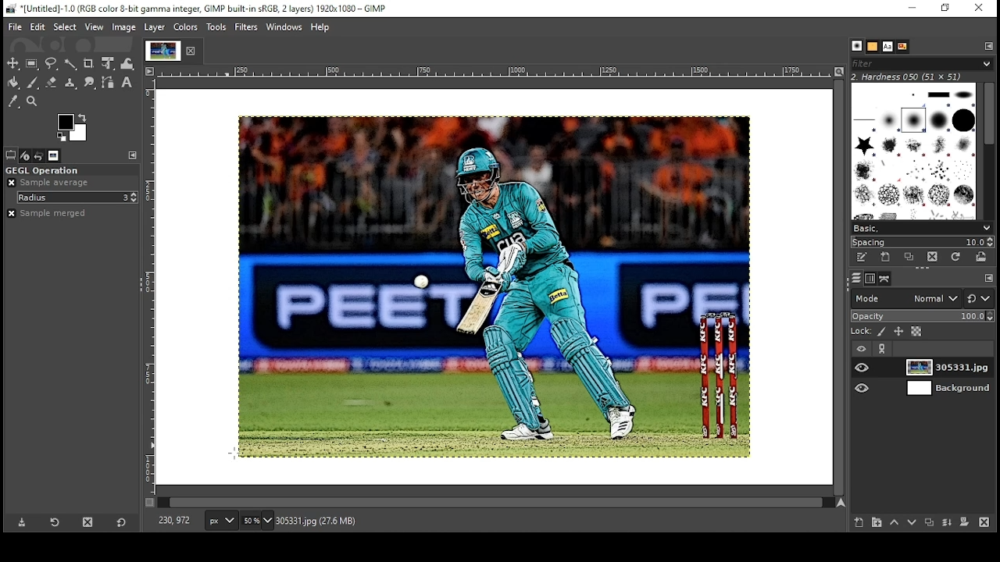 The width and height of the screenshot is (1000, 562). Describe the element at coordinates (322, 27) in the screenshot. I see `help` at that location.